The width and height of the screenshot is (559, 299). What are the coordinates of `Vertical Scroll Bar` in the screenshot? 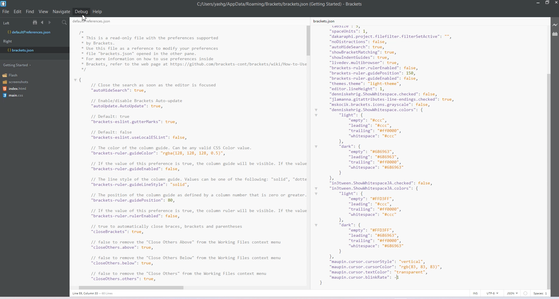 It's located at (308, 154).